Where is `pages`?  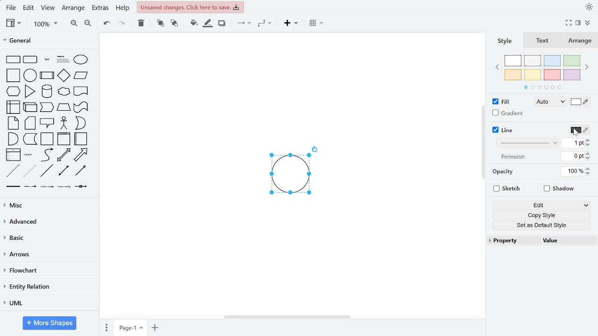
pages is located at coordinates (107, 327).